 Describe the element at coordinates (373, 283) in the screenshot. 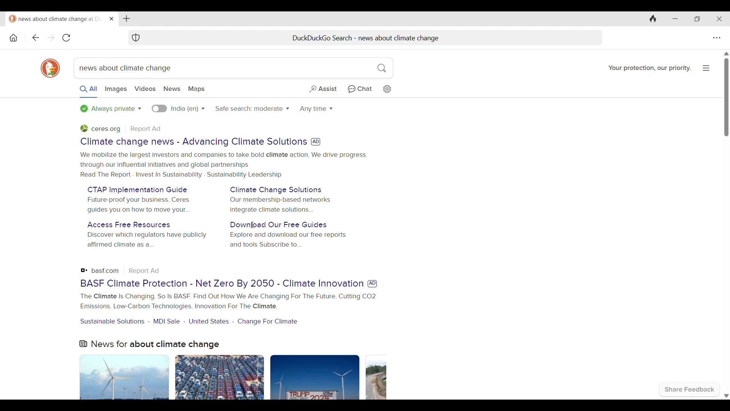

I see `ad` at that location.